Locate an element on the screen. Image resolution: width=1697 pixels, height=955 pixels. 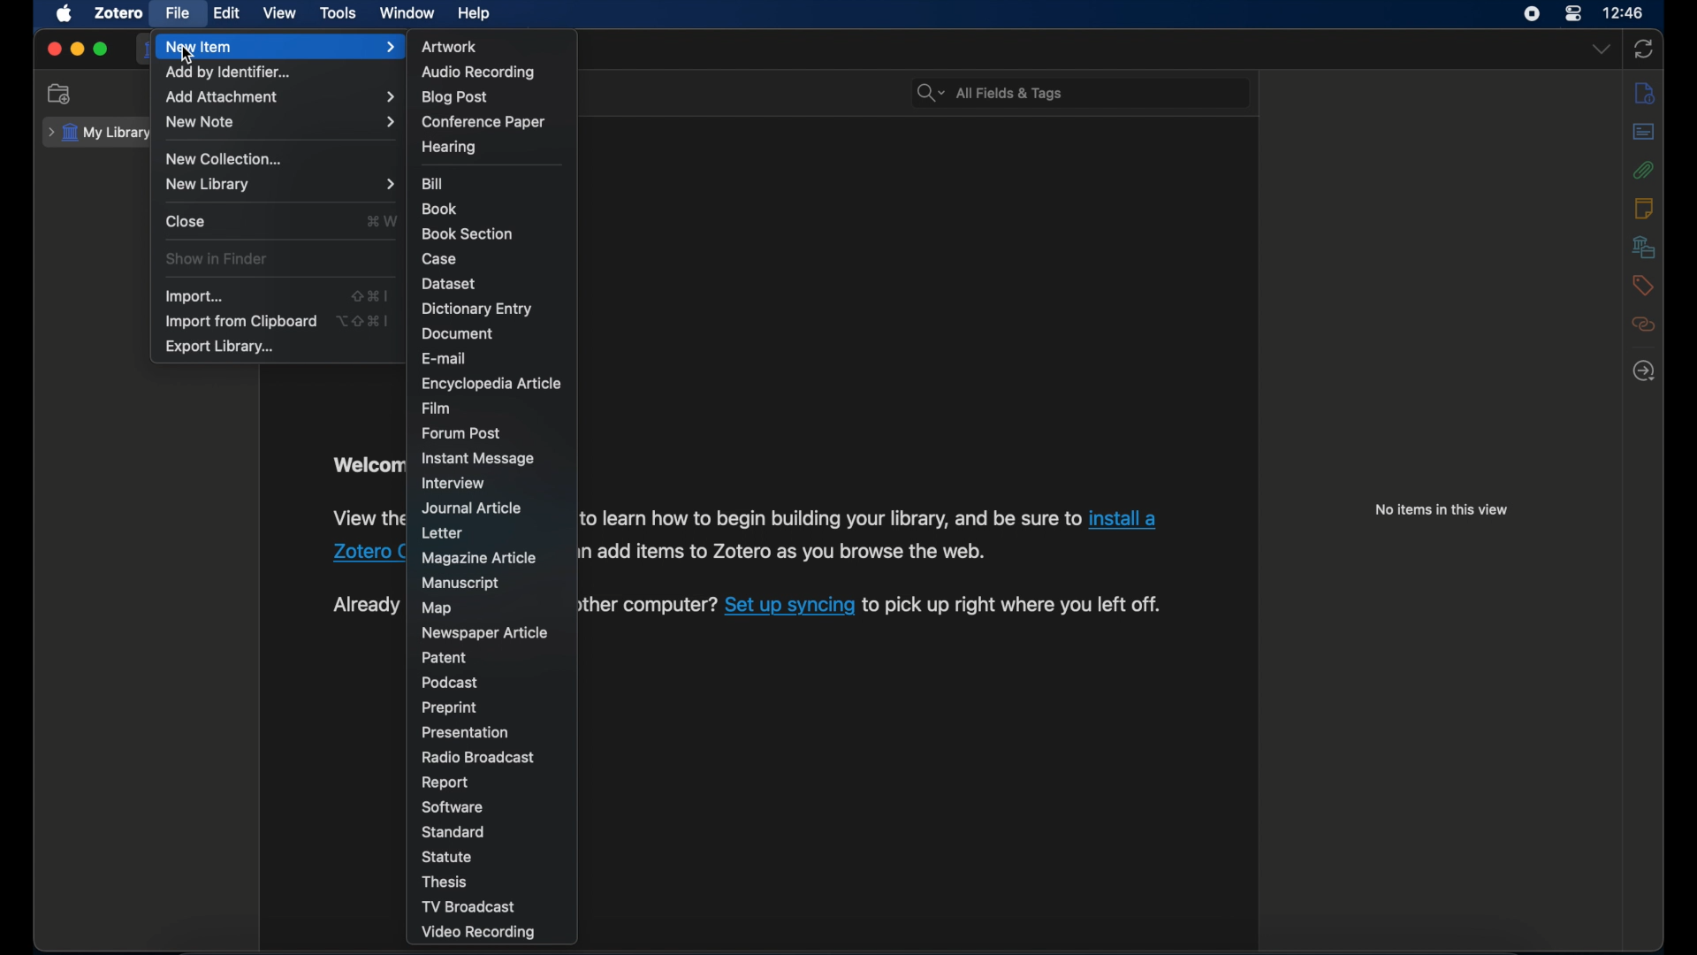
drop-down is located at coordinates (1602, 50).